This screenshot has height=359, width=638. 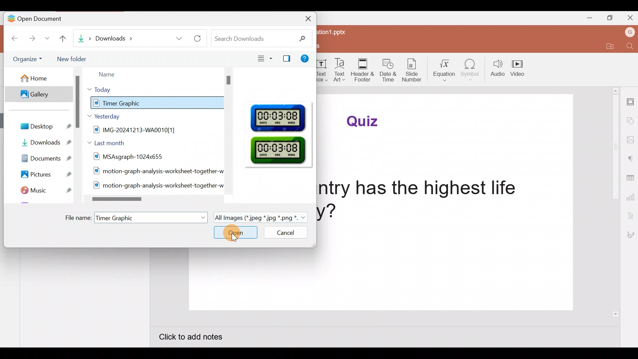 I want to click on Downloads, so click(x=43, y=143).